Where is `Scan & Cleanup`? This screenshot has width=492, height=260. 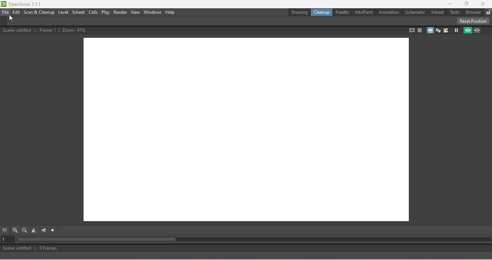
Scan & Cleanup is located at coordinates (39, 12).